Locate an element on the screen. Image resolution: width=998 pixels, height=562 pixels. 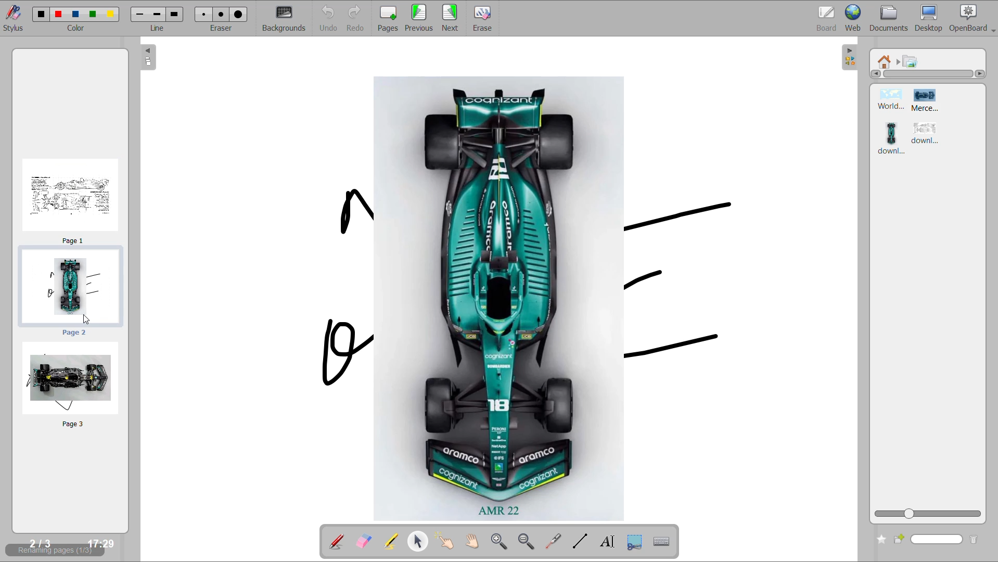
Medium line is located at coordinates (157, 14).